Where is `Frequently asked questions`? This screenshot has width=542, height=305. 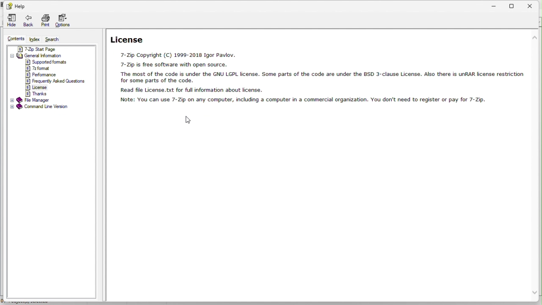 Frequently asked questions is located at coordinates (55, 81).